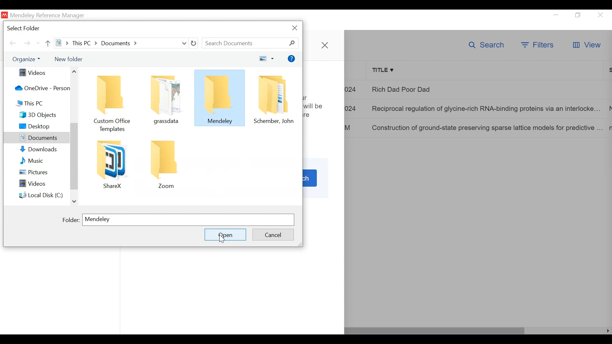  What do you see at coordinates (225, 234) in the screenshot?
I see `Open` at bounding box center [225, 234].